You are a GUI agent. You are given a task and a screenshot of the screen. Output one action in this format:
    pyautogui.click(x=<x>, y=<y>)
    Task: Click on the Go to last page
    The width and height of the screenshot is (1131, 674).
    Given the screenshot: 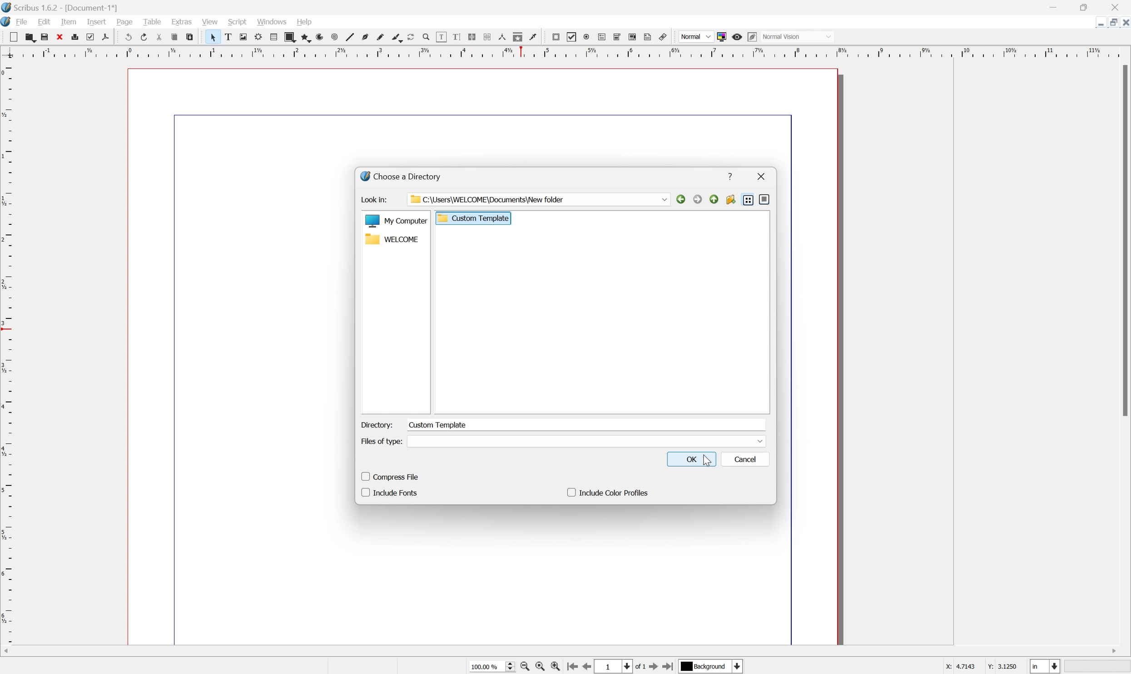 What is the action you would take?
    pyautogui.click(x=669, y=668)
    